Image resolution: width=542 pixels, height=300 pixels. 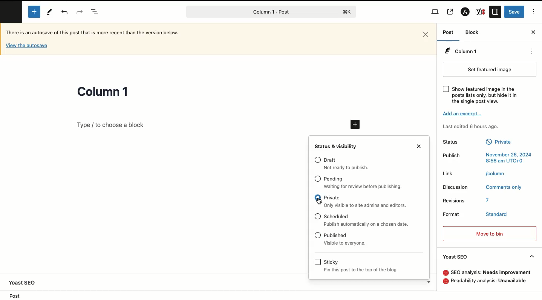 I want to click on Sticky, so click(x=364, y=296).